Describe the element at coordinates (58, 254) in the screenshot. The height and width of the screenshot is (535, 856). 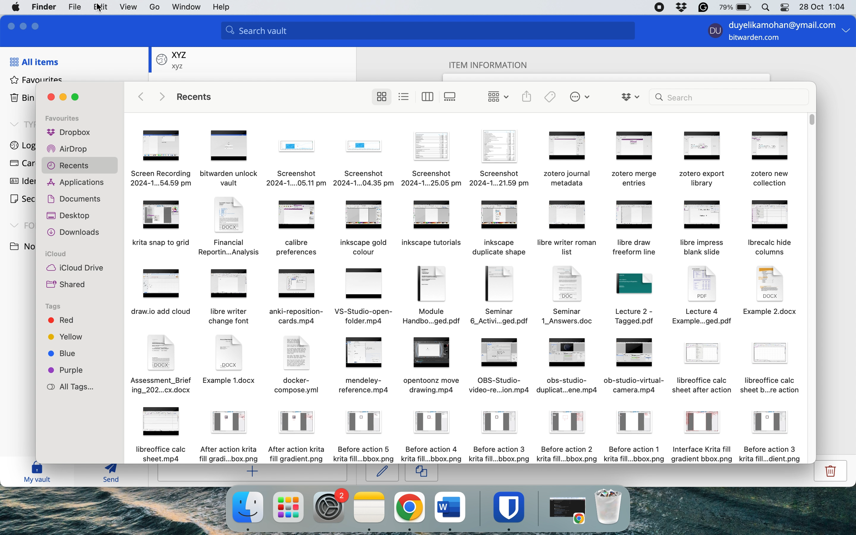
I see `icloud` at that location.